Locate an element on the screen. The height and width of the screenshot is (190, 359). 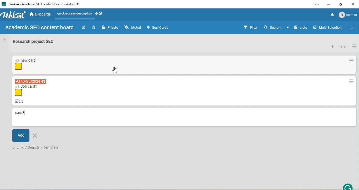
add card to top of list is located at coordinates (332, 47).